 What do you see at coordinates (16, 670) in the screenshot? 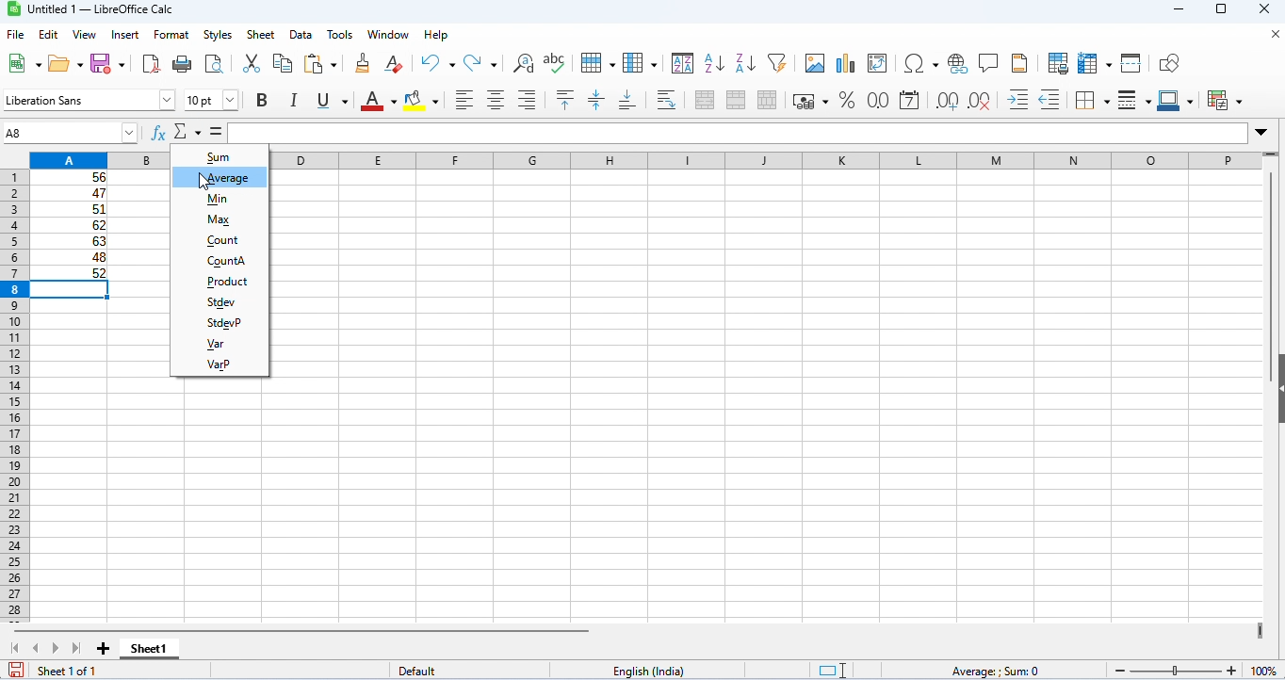
I see `save` at bounding box center [16, 670].